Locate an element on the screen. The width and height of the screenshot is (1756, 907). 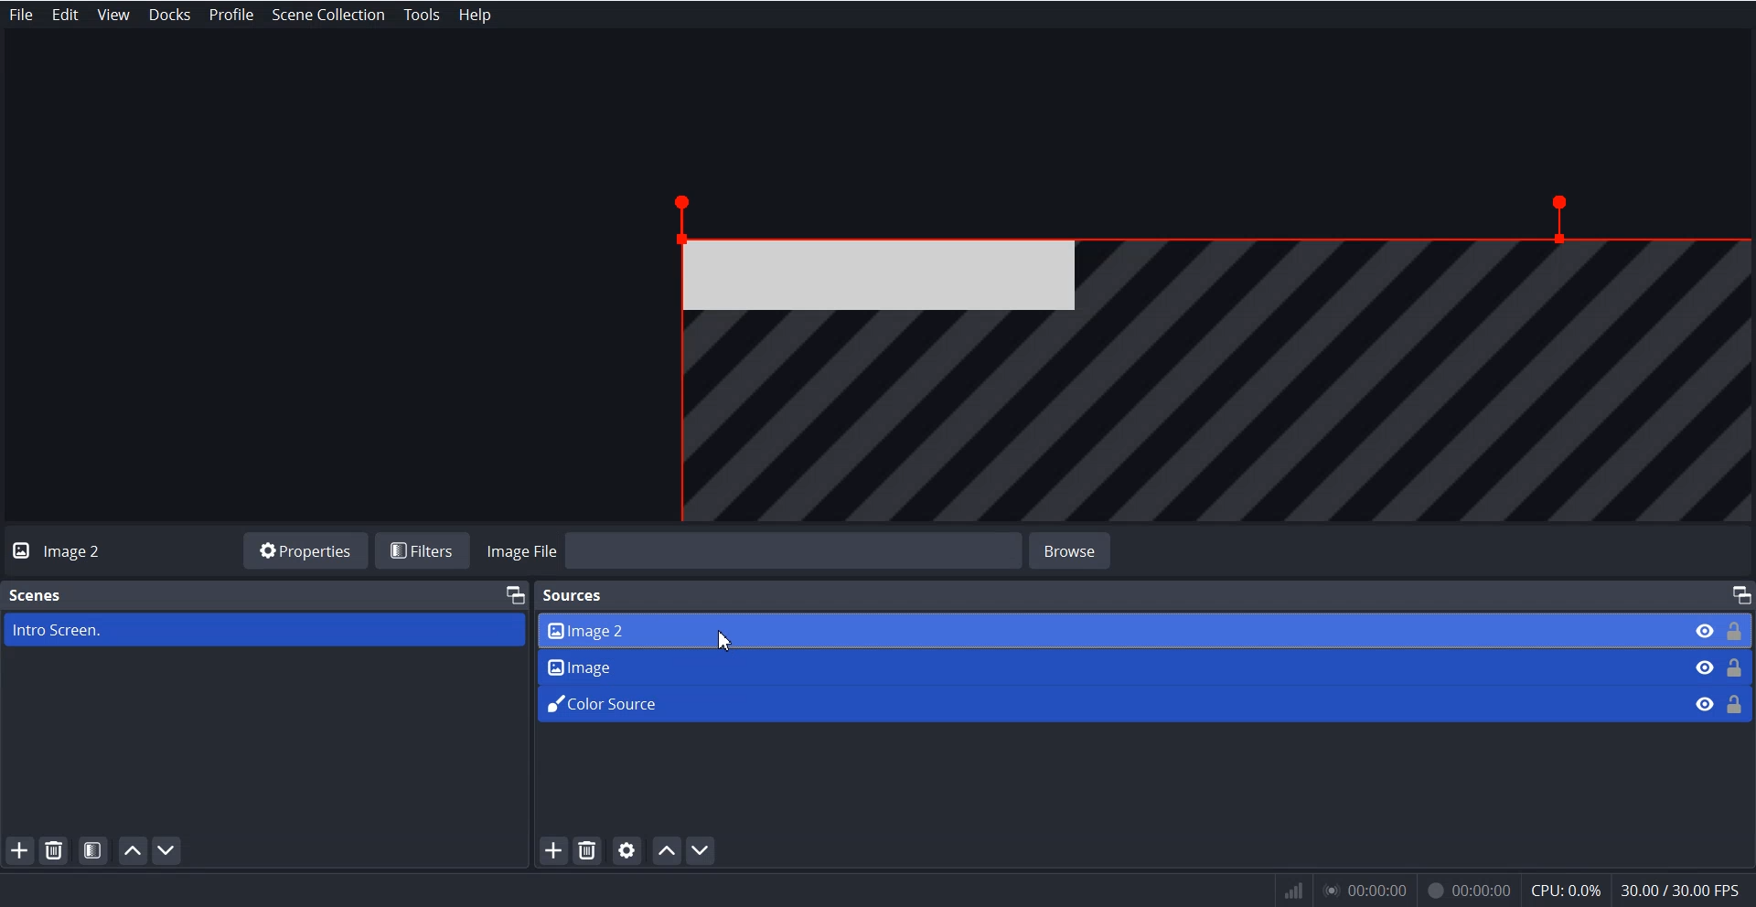
00:00:00 is located at coordinates (1469, 886).